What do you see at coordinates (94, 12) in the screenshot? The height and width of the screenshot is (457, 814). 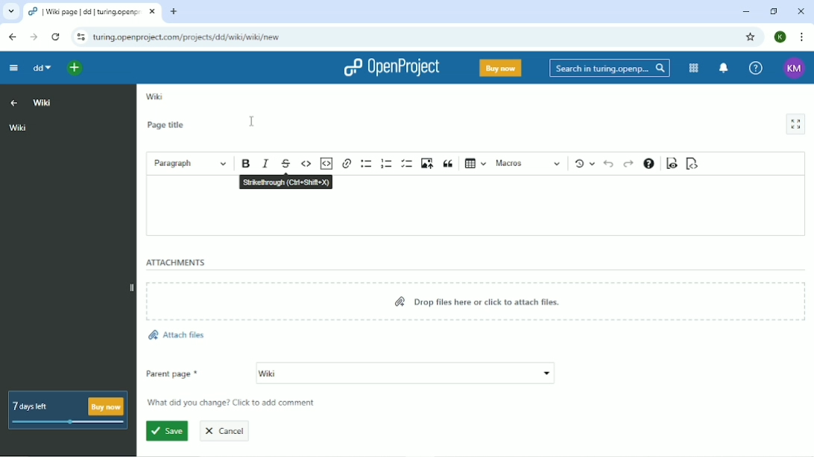 I see `Current tab` at bounding box center [94, 12].